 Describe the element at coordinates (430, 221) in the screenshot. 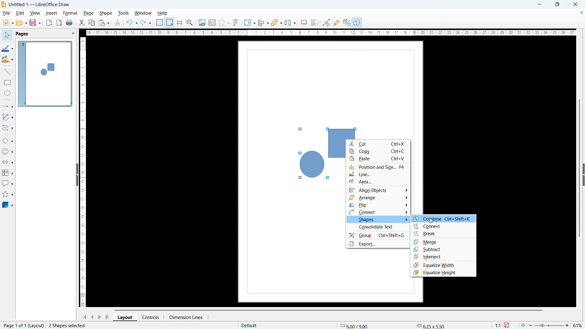

I see `cursor` at that location.